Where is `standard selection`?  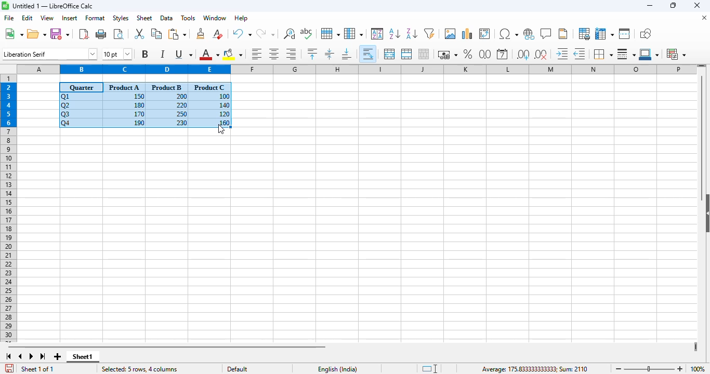 standard selection is located at coordinates (429, 369).